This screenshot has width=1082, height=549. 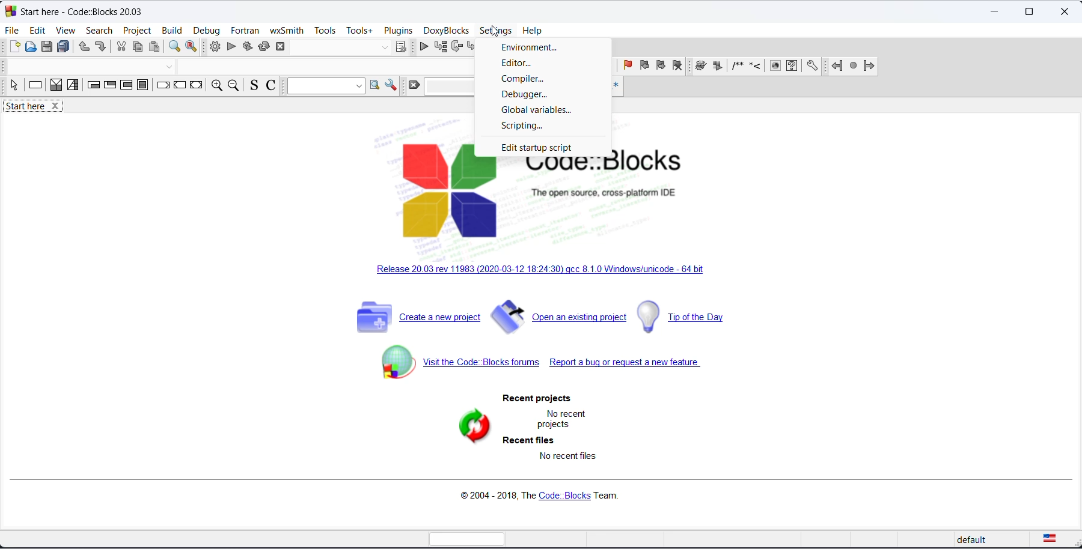 What do you see at coordinates (175, 47) in the screenshot?
I see `find` at bounding box center [175, 47].